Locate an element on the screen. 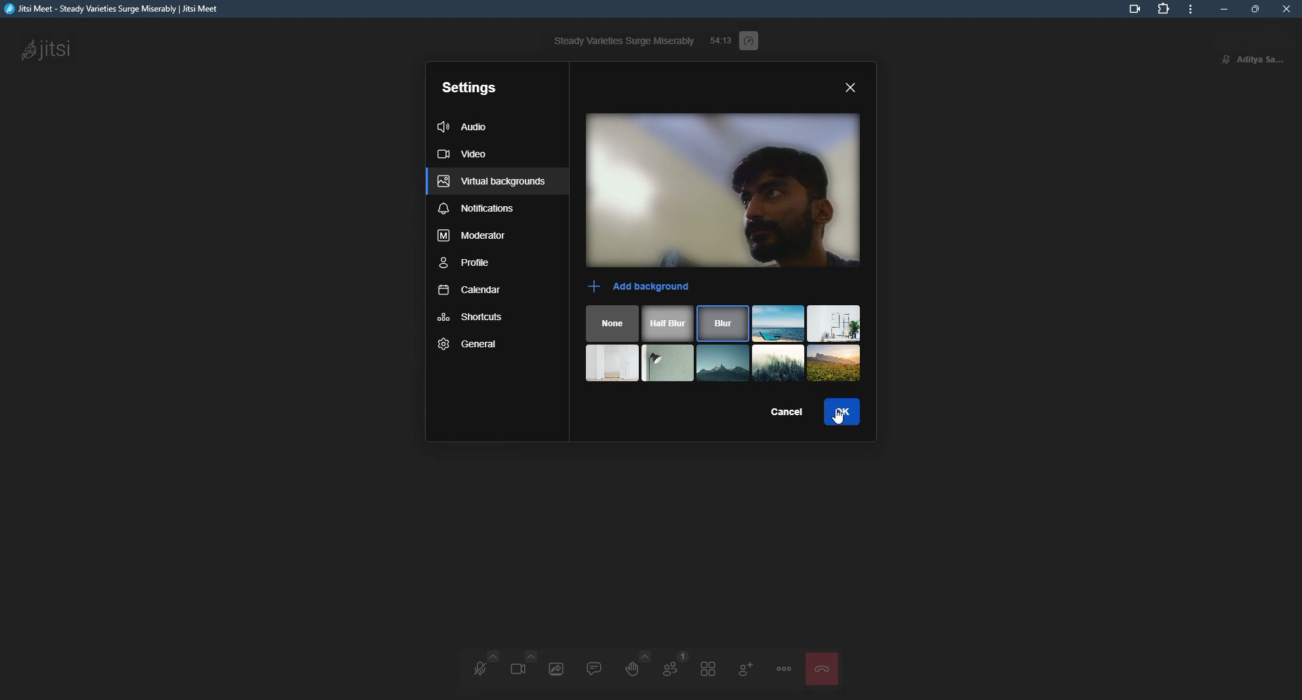  maximize is located at coordinates (1255, 9).